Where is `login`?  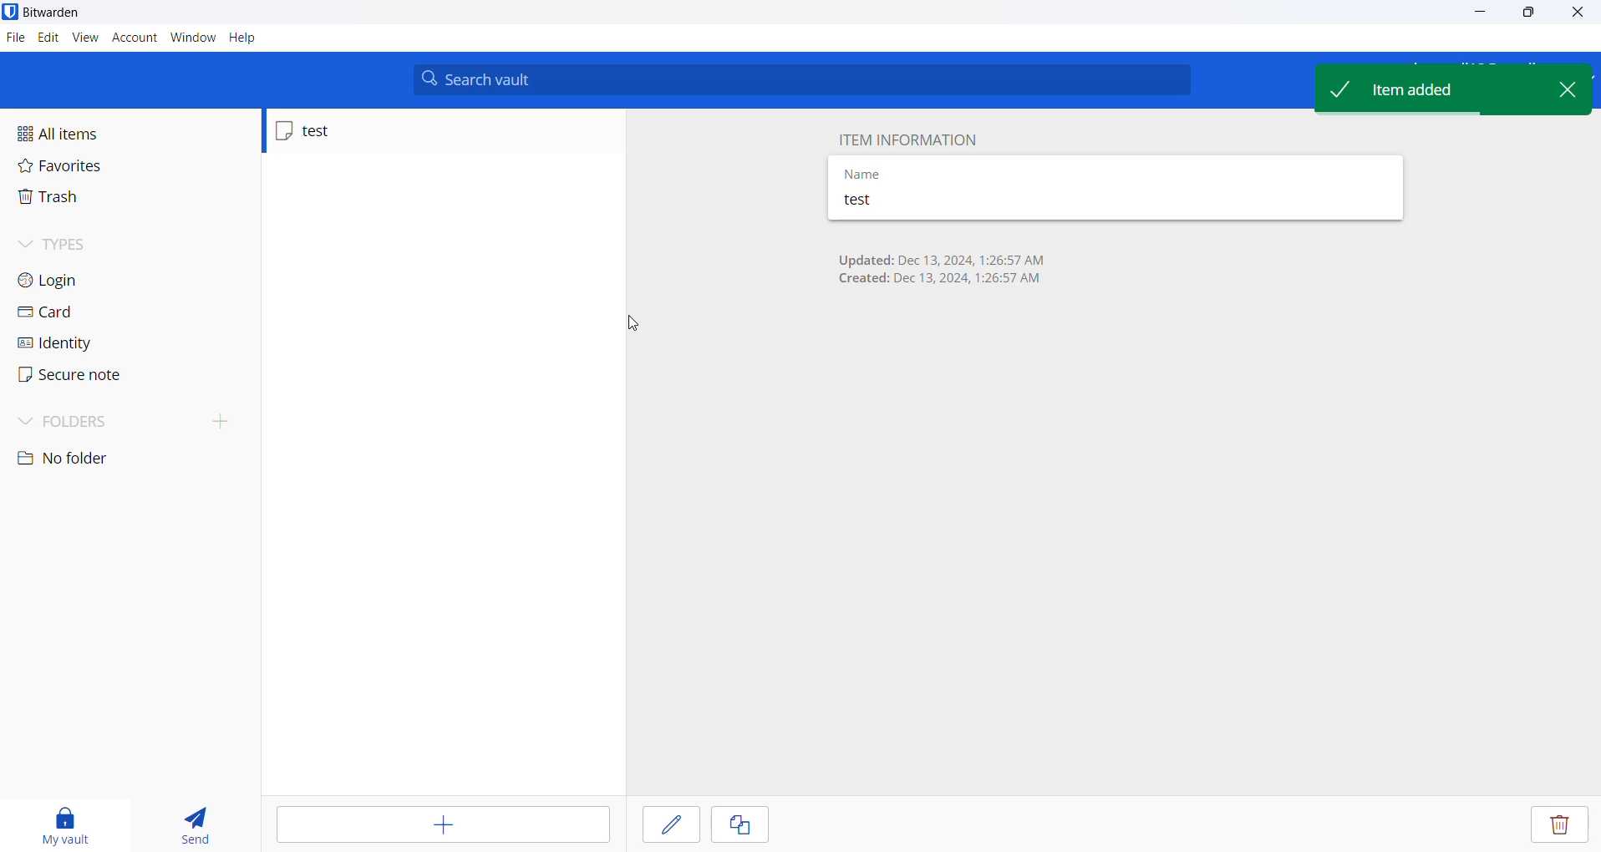 login is located at coordinates (84, 278).